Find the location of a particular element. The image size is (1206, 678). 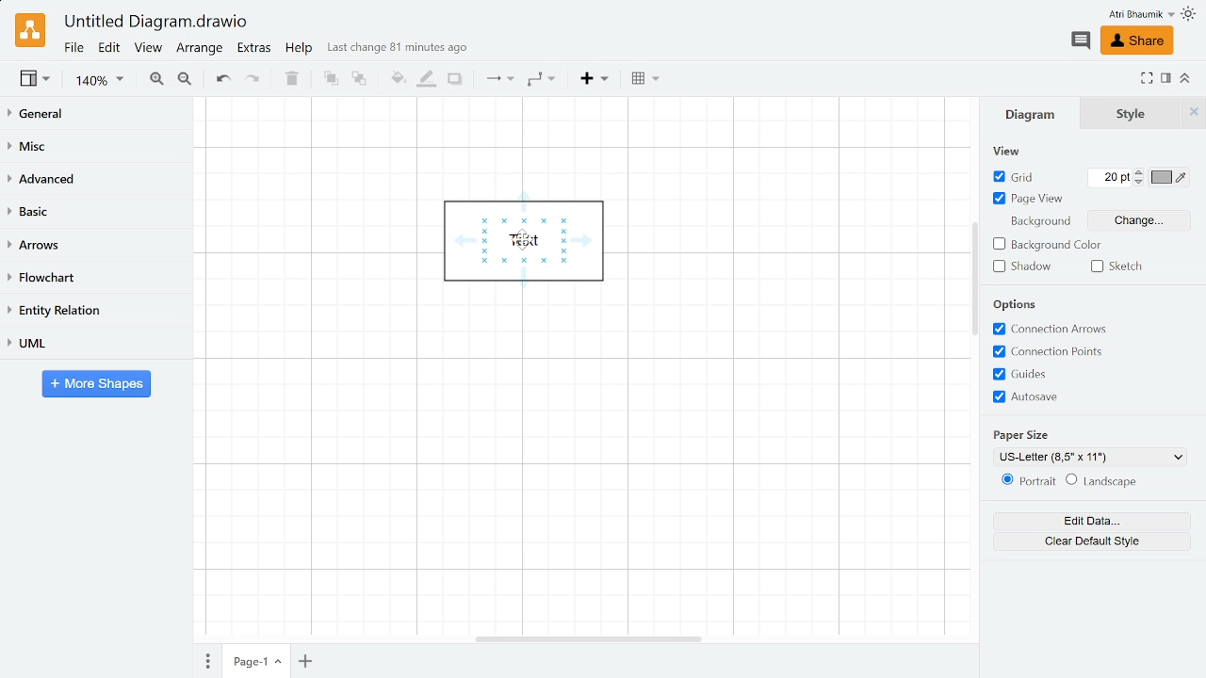

To front is located at coordinates (328, 80).